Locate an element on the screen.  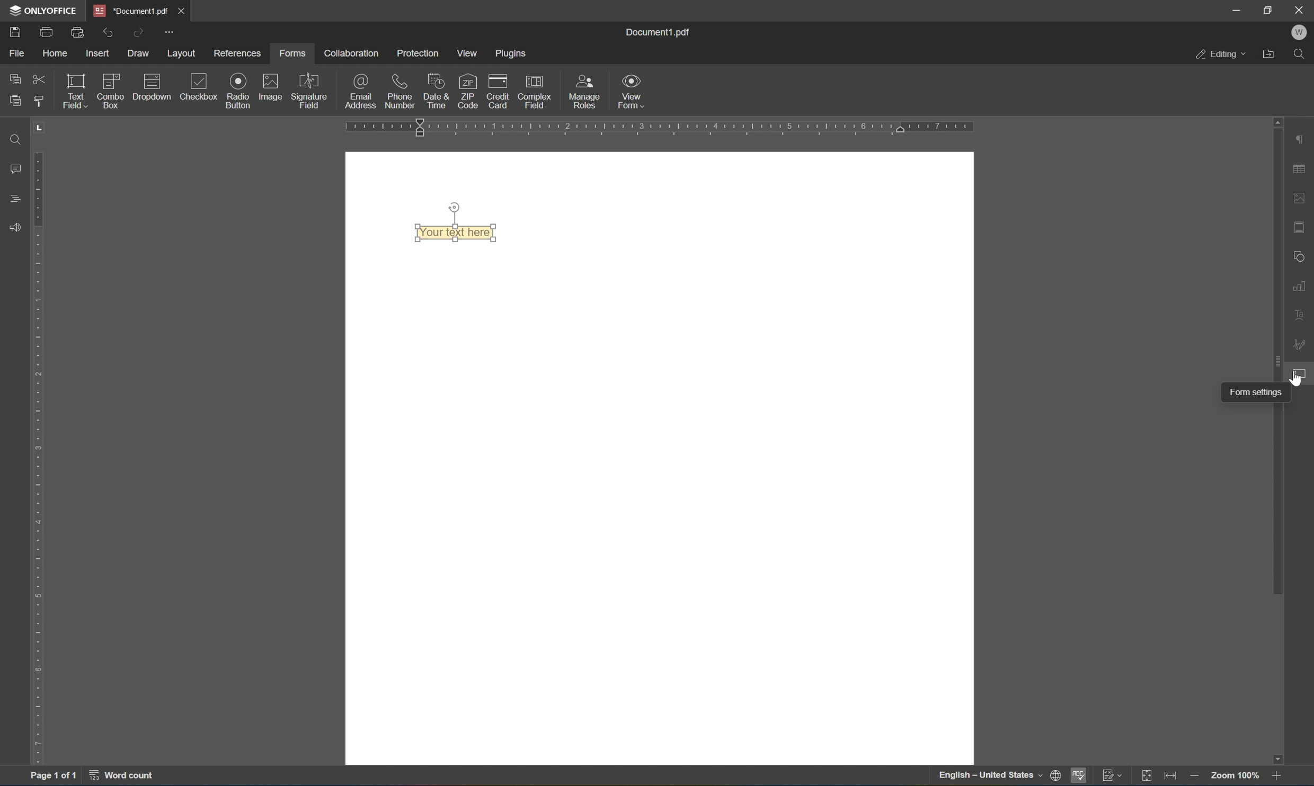
open file location is located at coordinates (1271, 55).